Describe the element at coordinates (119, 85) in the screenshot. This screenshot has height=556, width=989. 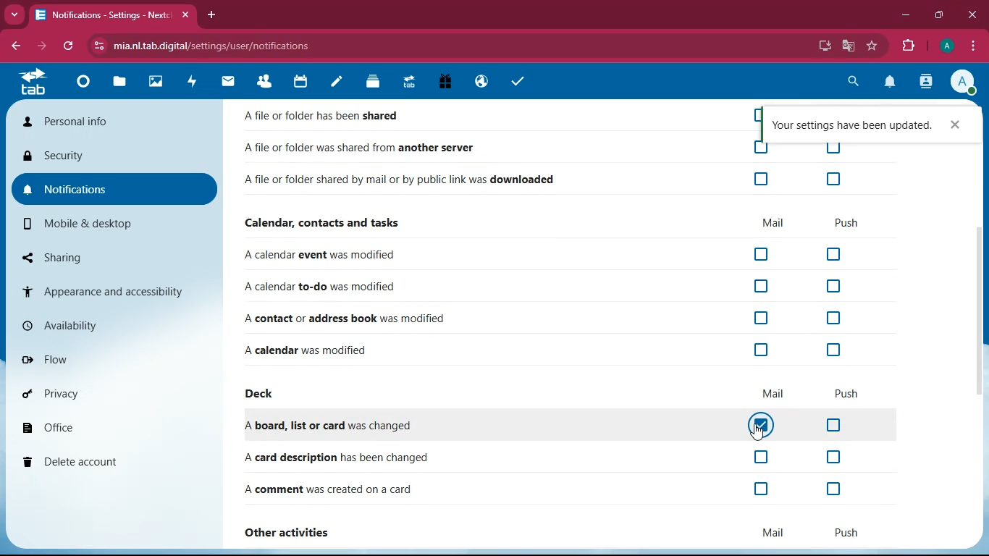
I see `files` at that location.